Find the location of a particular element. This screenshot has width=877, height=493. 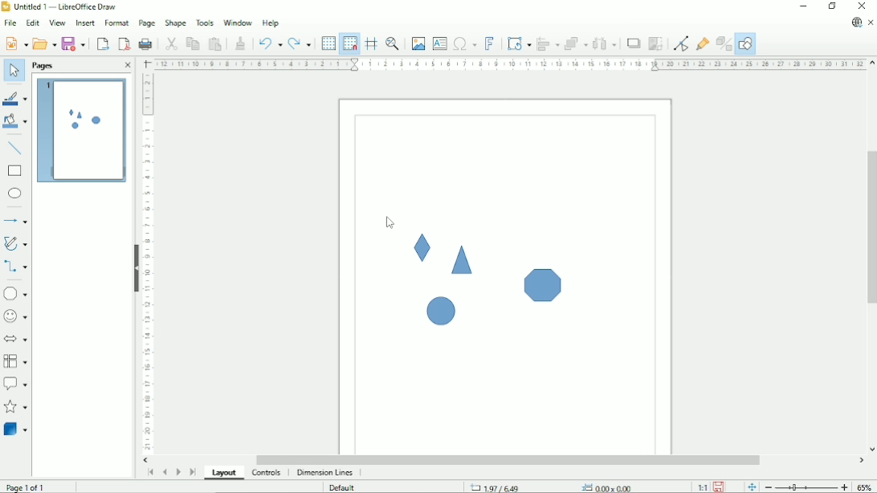

Shape is located at coordinates (175, 22).